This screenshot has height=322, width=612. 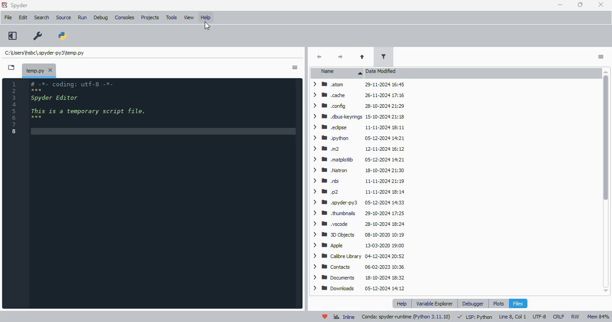 I want to click on run, so click(x=82, y=18).